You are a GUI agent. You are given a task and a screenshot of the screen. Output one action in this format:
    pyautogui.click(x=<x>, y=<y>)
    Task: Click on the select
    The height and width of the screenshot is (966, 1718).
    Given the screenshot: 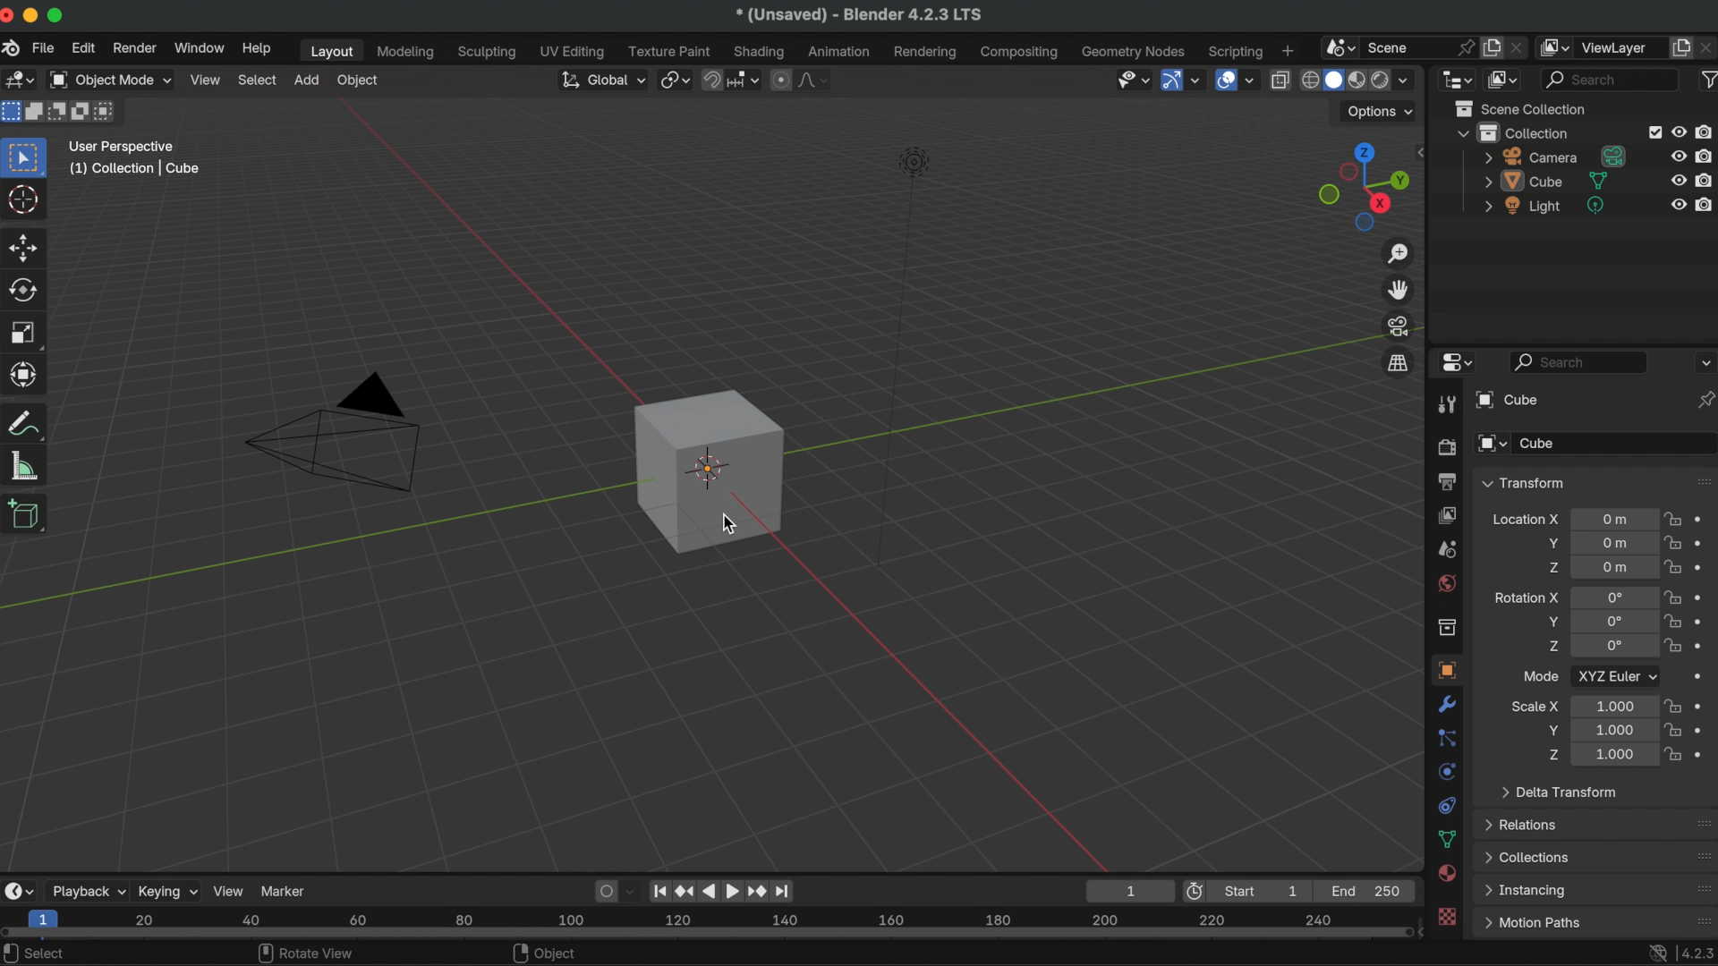 What is the action you would take?
    pyautogui.click(x=41, y=953)
    